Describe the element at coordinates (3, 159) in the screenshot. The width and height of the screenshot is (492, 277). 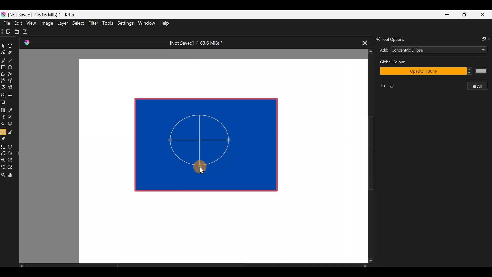
I see `Contiguous selection tool` at that location.